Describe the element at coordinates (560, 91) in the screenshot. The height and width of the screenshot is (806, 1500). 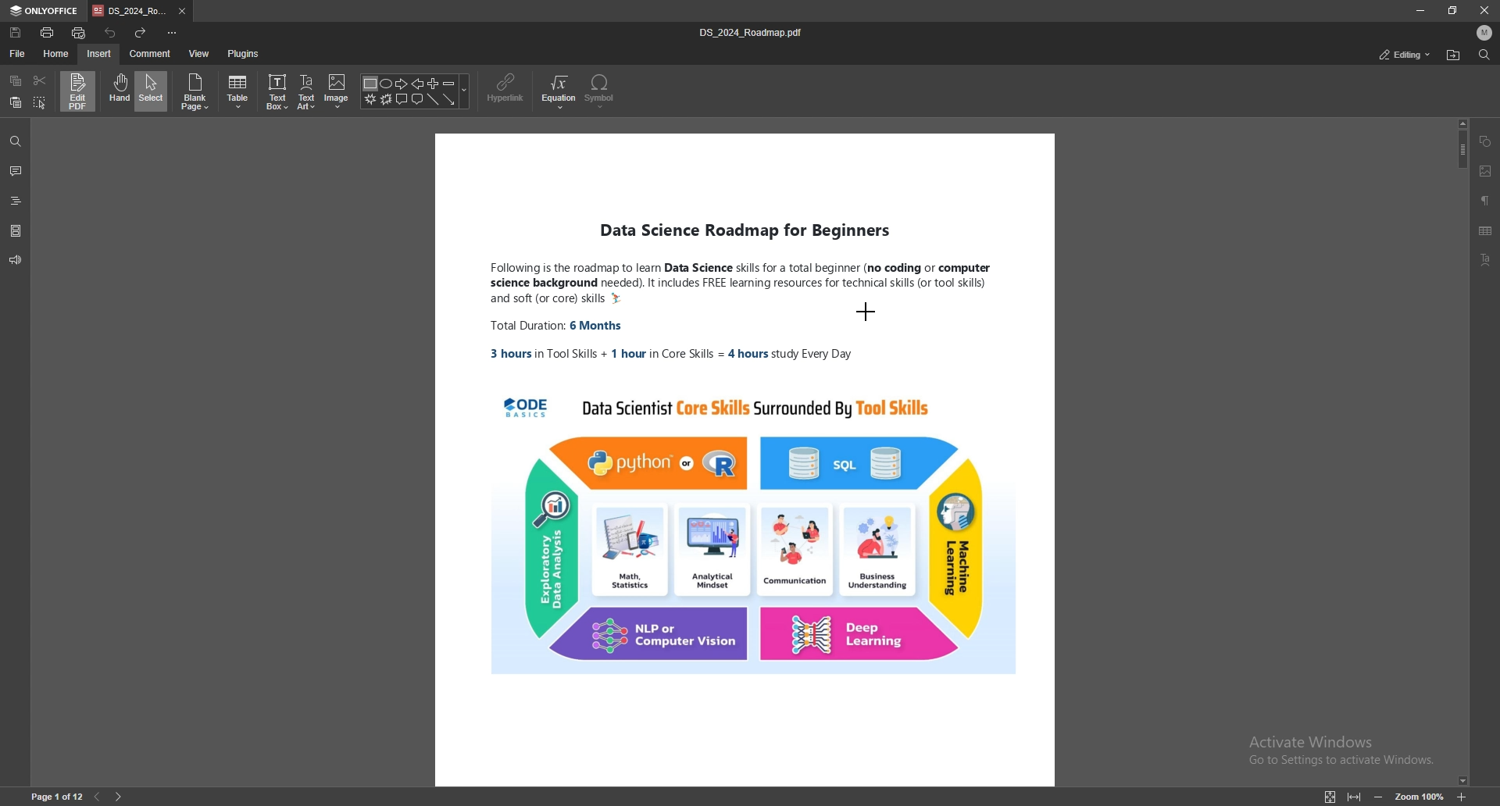
I see `equation` at that location.